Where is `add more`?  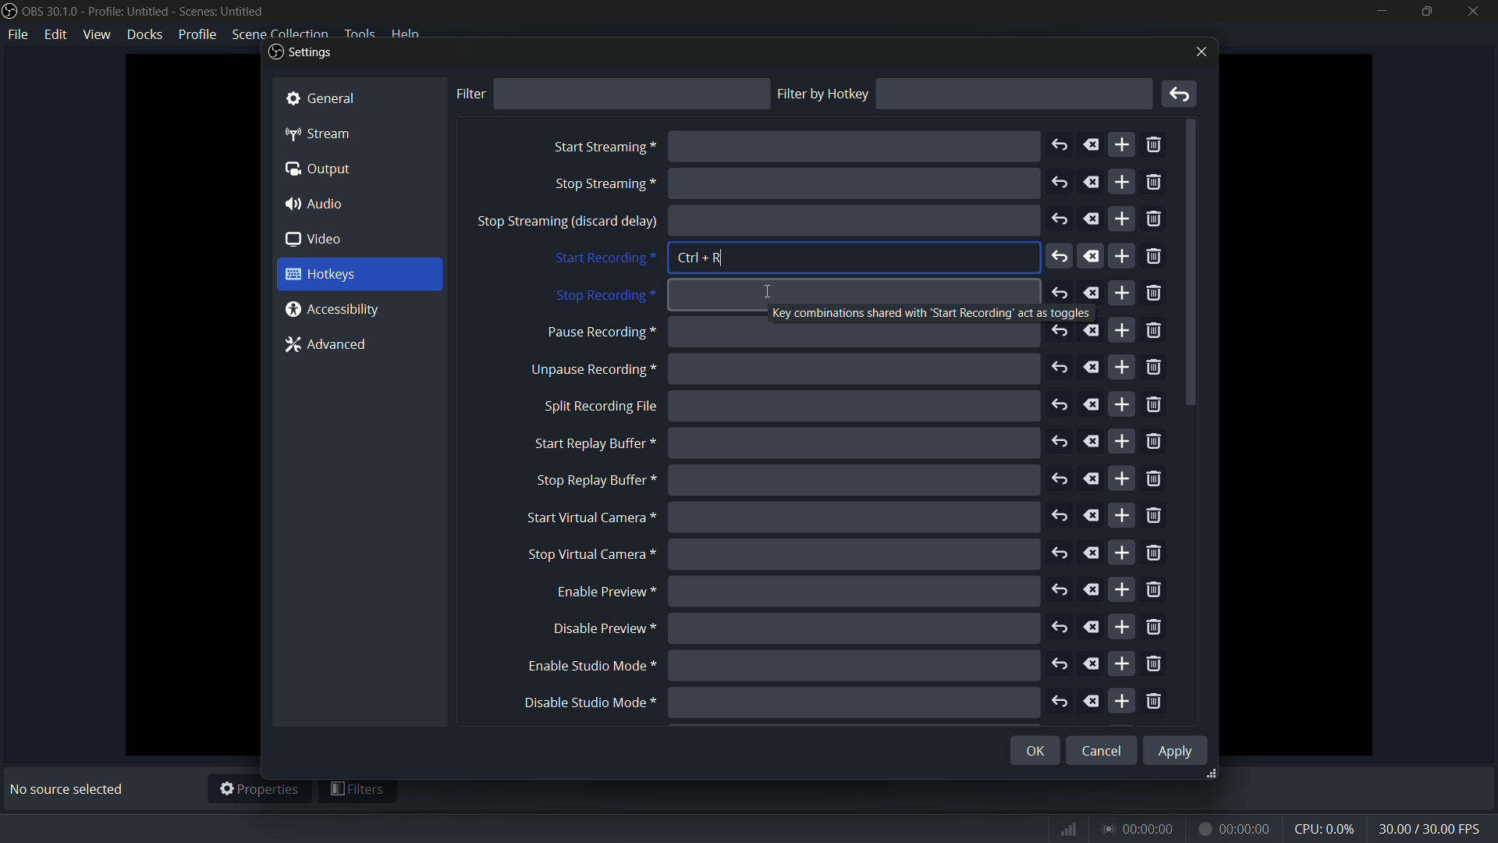 add more is located at coordinates (1121, 591).